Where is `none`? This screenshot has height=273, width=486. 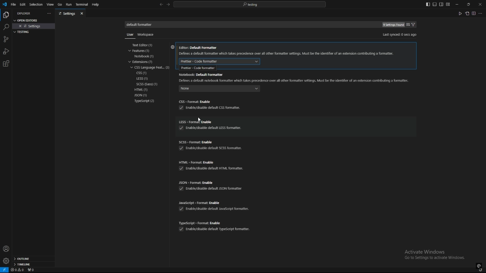
none is located at coordinates (219, 89).